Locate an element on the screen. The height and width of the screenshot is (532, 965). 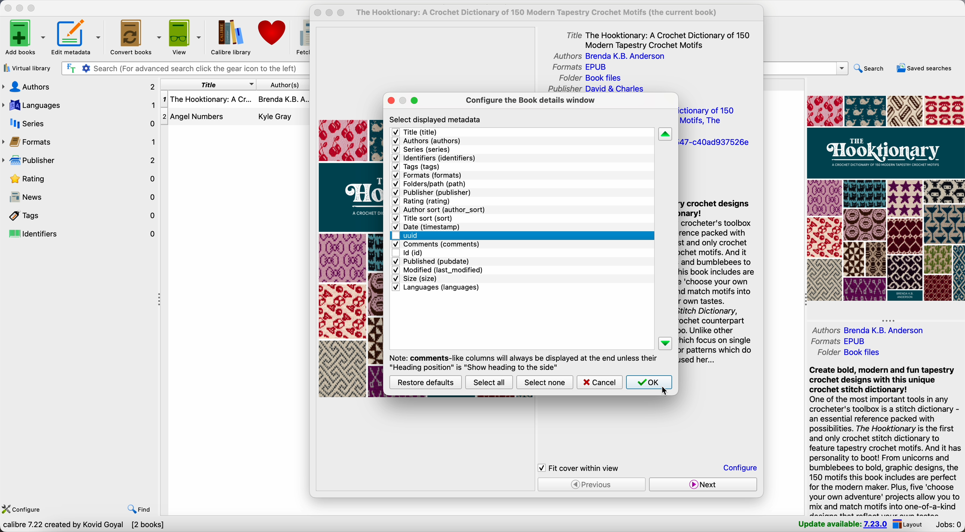
author(s) is located at coordinates (284, 85).